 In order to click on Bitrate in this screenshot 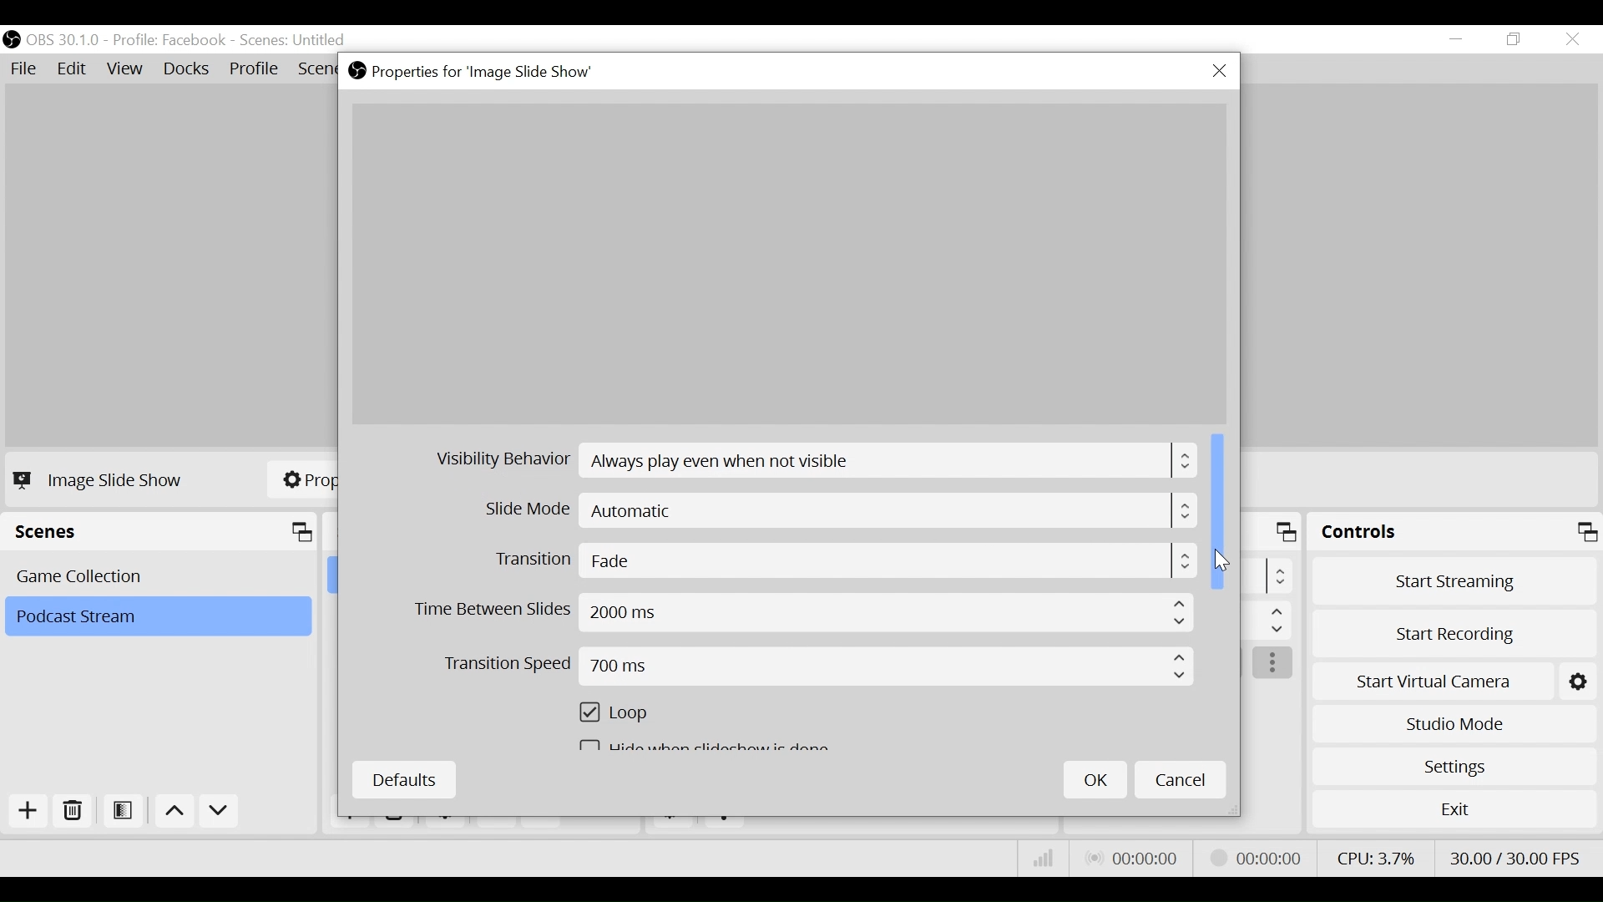, I will do `click(1044, 859)`.